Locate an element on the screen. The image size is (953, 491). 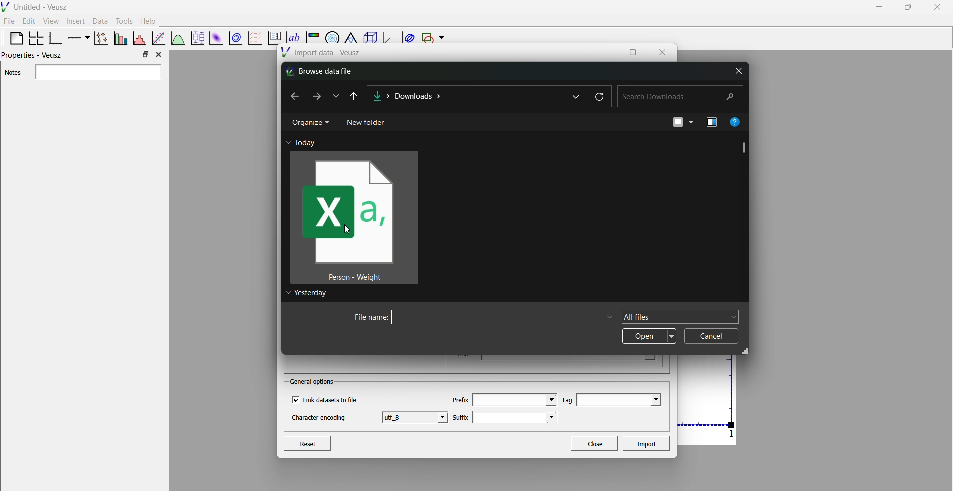
Close is located at coordinates (594, 443).